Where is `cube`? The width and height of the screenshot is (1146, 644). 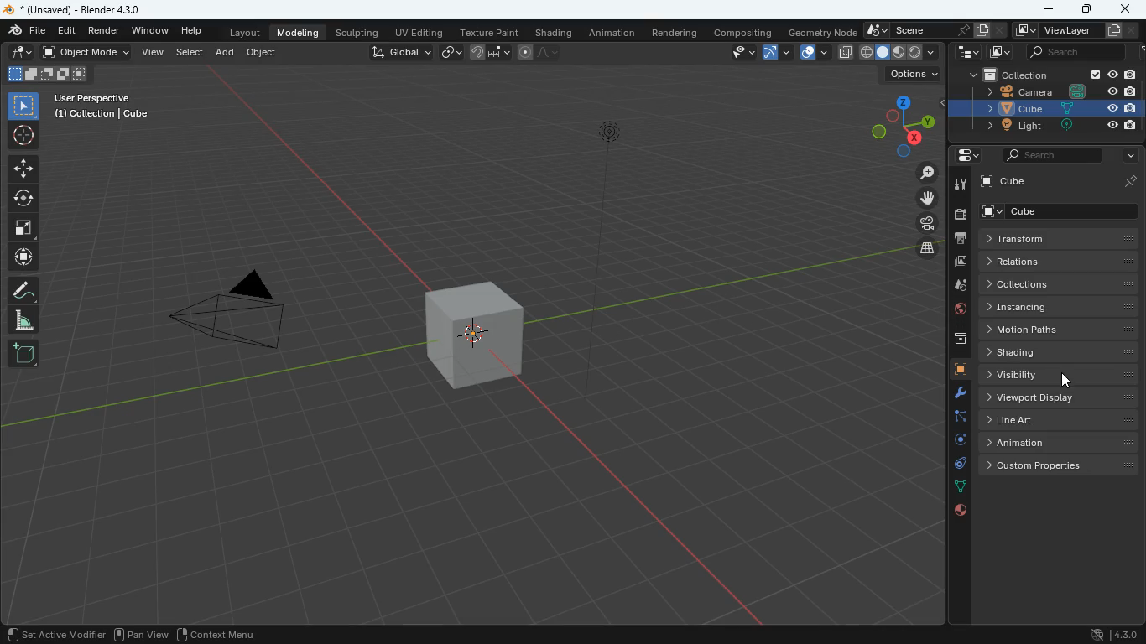 cube is located at coordinates (472, 334).